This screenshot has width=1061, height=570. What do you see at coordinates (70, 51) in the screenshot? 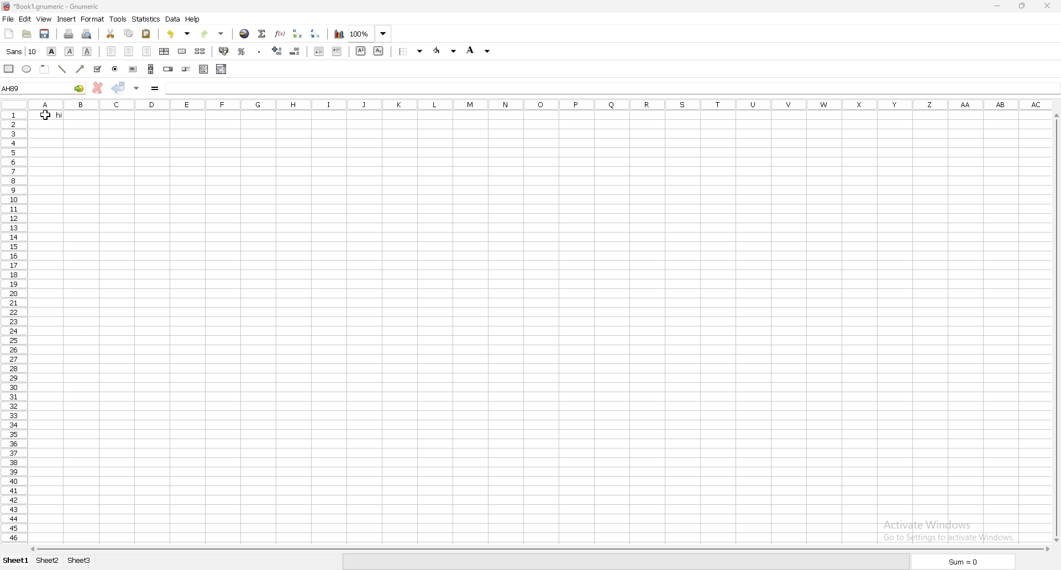
I see `italic` at bounding box center [70, 51].